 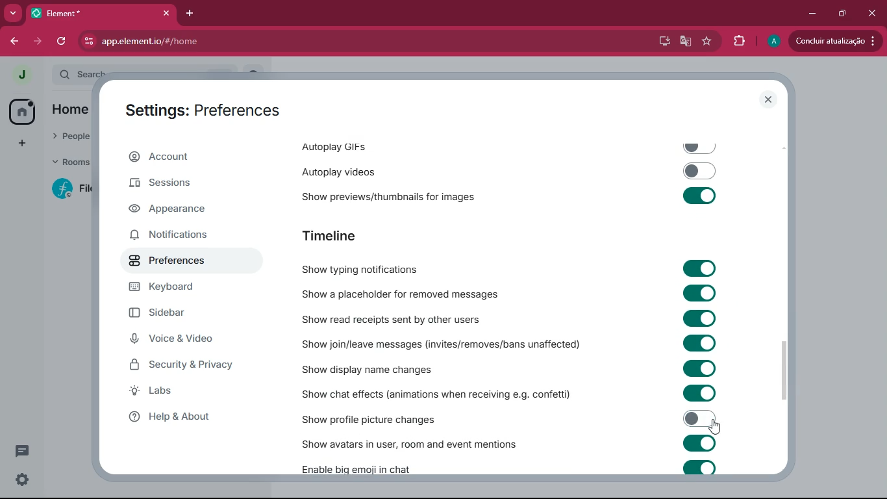 I want to click on extensions, so click(x=739, y=41).